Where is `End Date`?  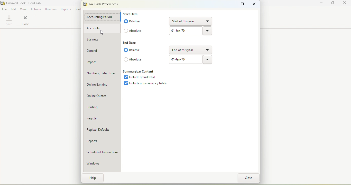
End Date is located at coordinates (132, 43).